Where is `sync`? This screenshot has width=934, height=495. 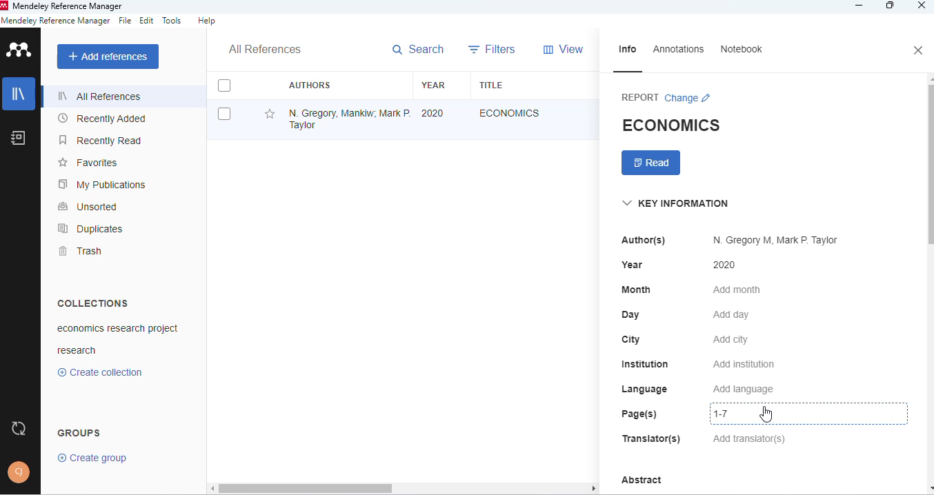 sync is located at coordinates (17, 428).